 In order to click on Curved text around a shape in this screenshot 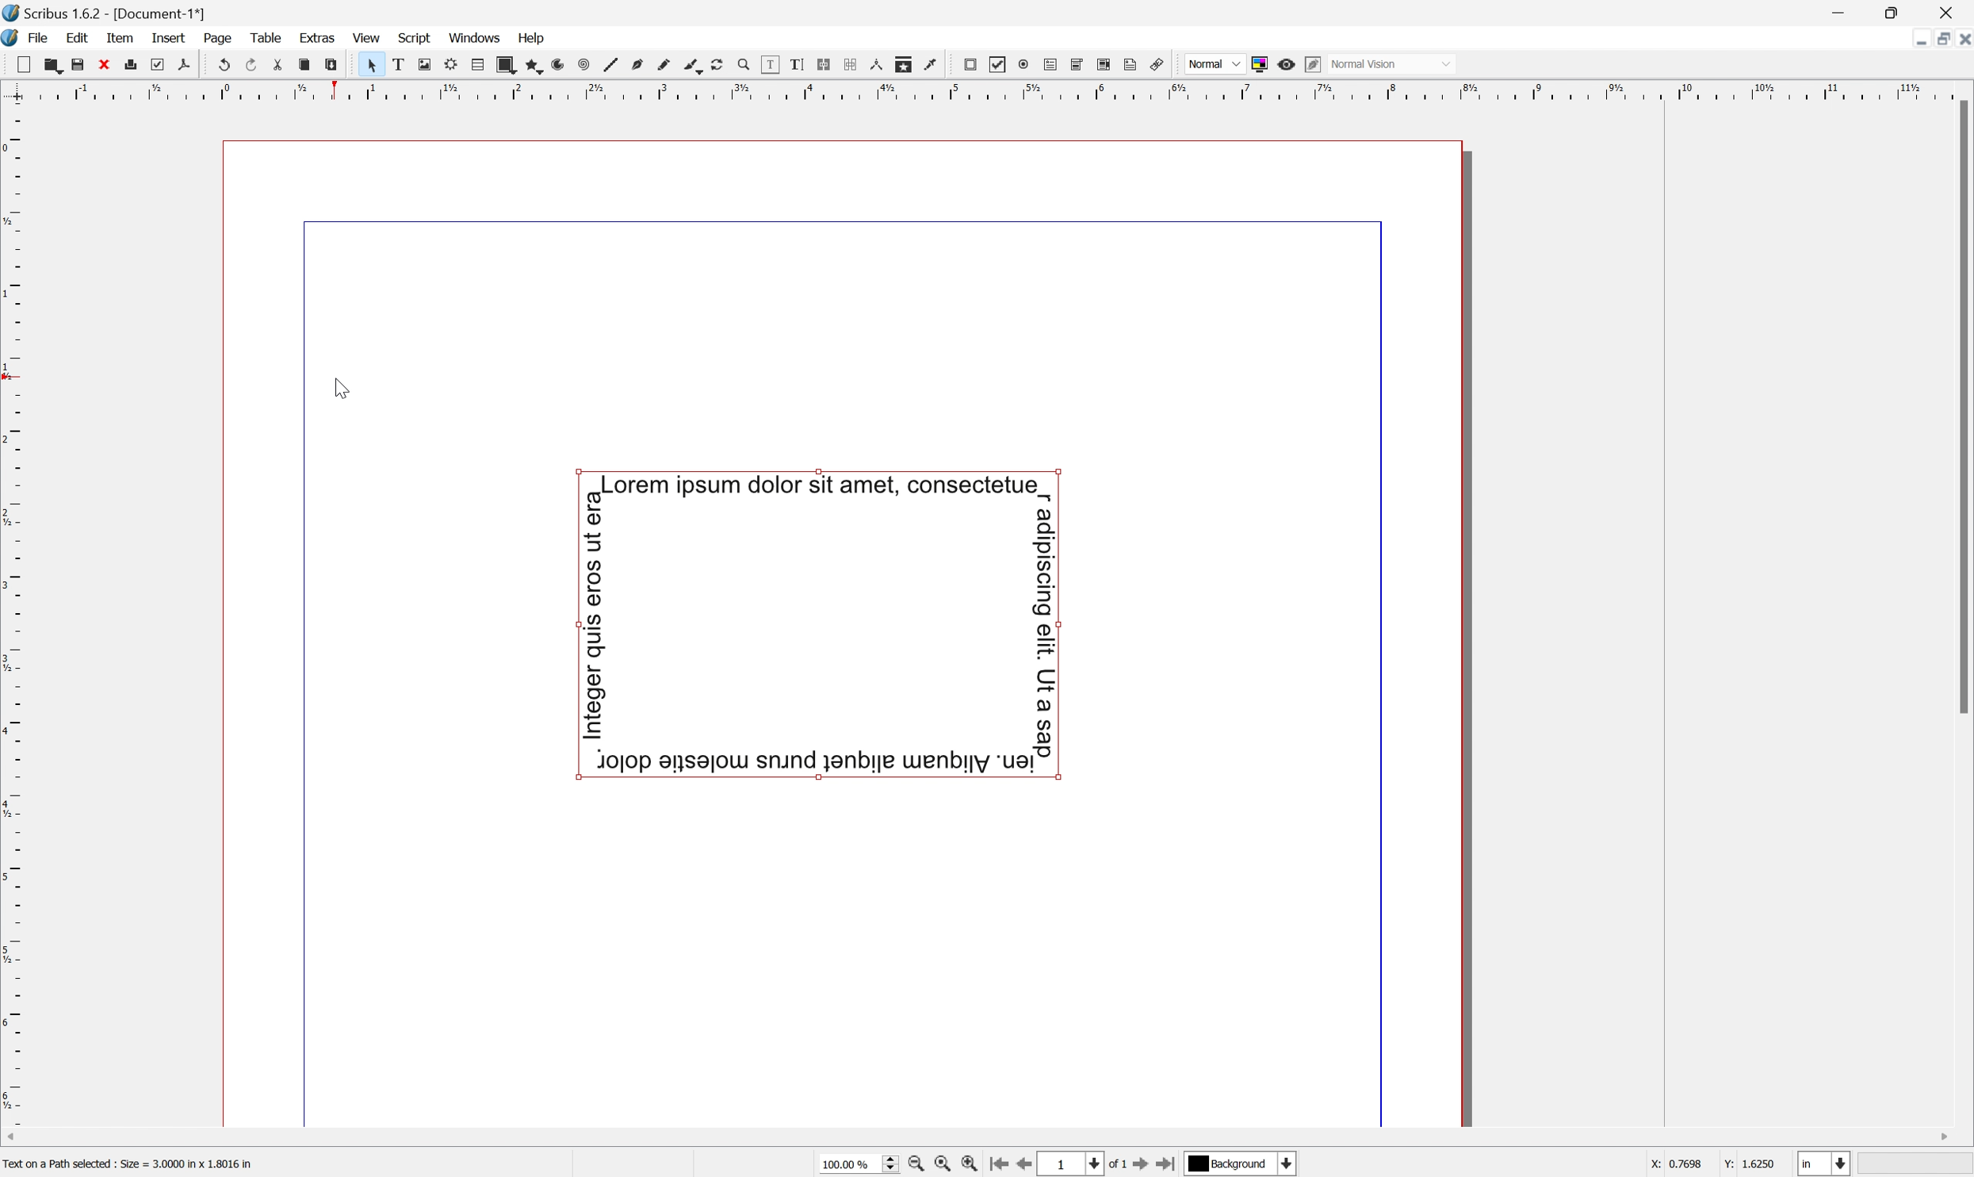, I will do `click(820, 620)`.